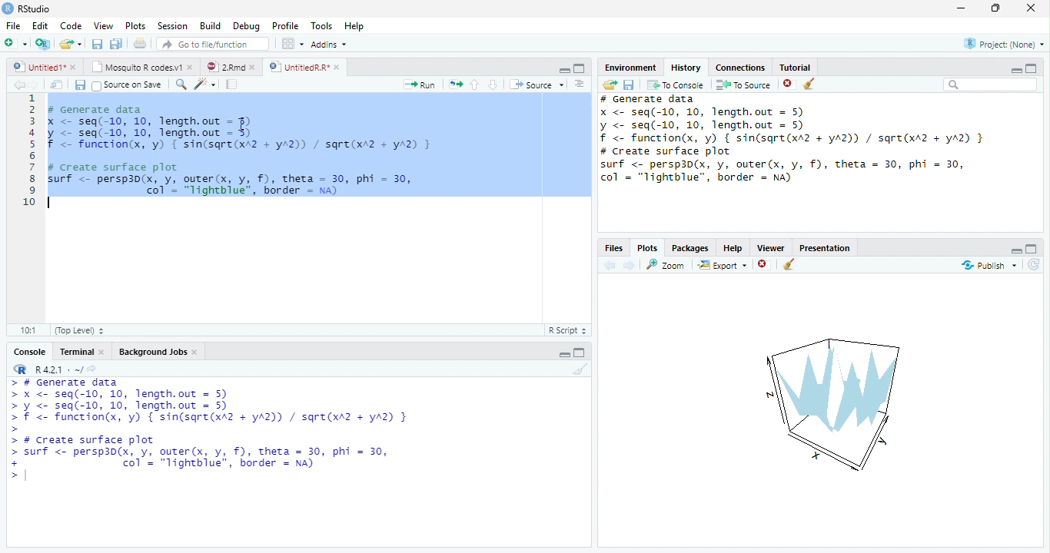 Image resolution: width=1050 pixels, height=553 pixels. Describe the element at coordinates (80, 44) in the screenshot. I see `Open recent files` at that location.